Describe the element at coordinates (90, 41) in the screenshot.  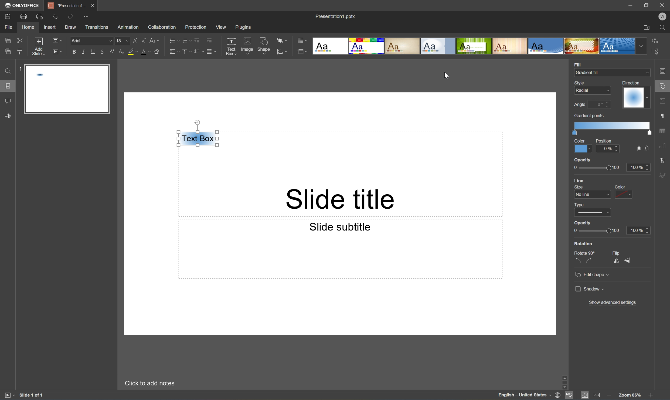
I see `Font` at that location.